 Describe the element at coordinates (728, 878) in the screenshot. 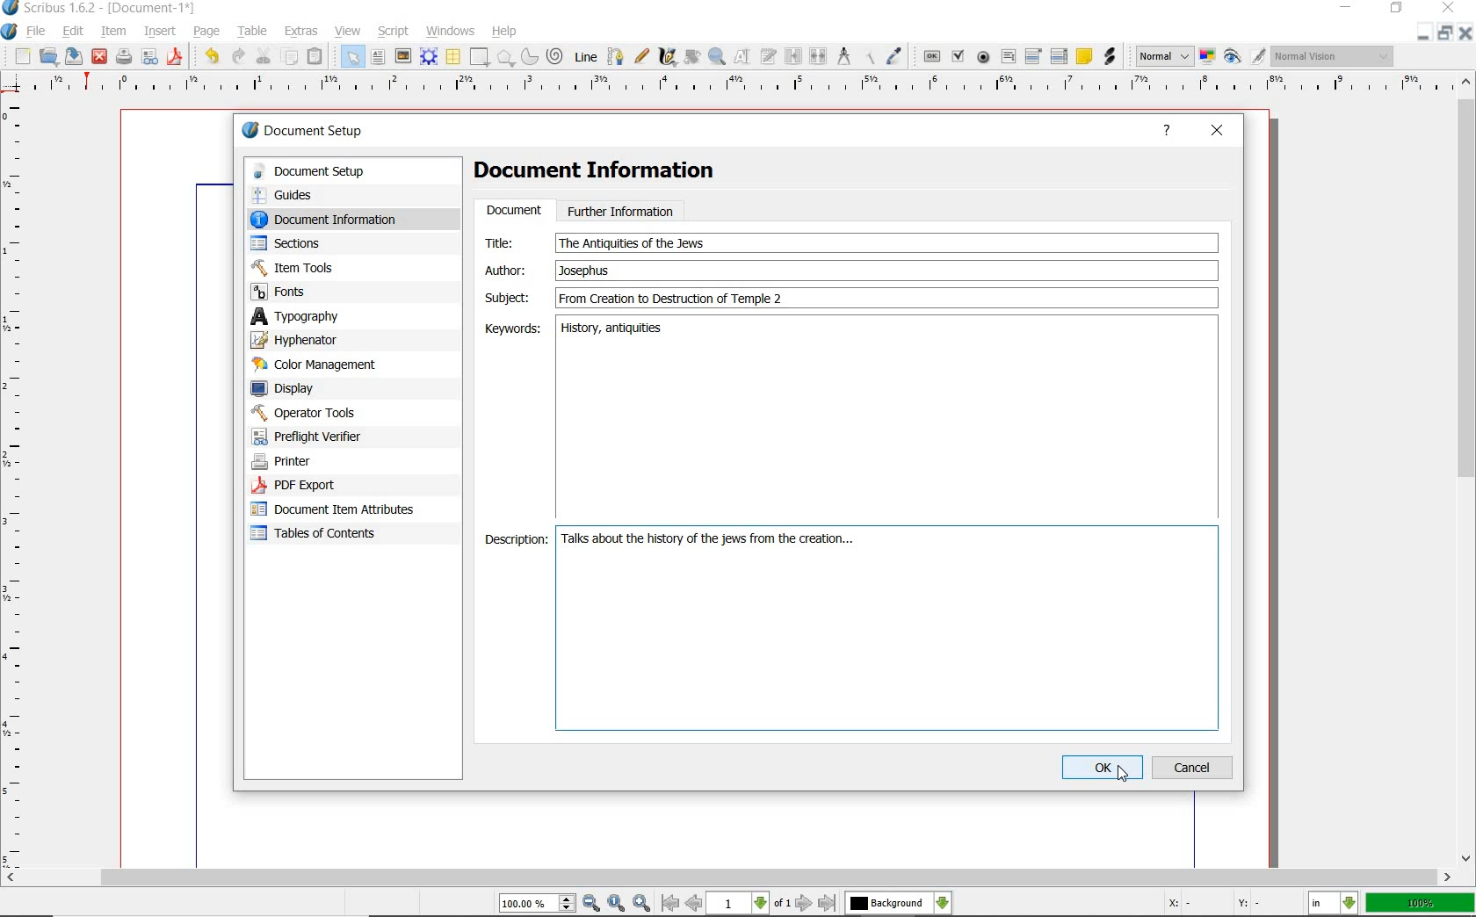

I see `scrollbar` at that location.